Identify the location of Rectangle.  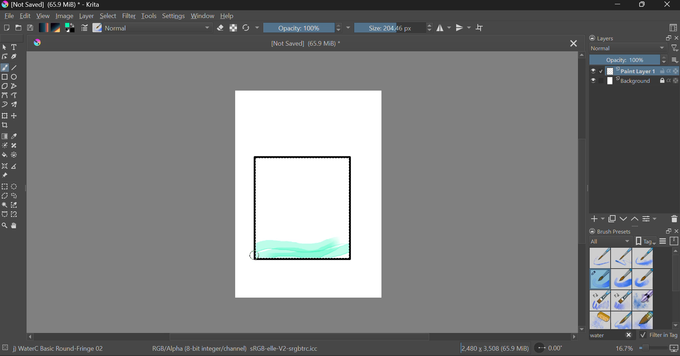
(5, 77).